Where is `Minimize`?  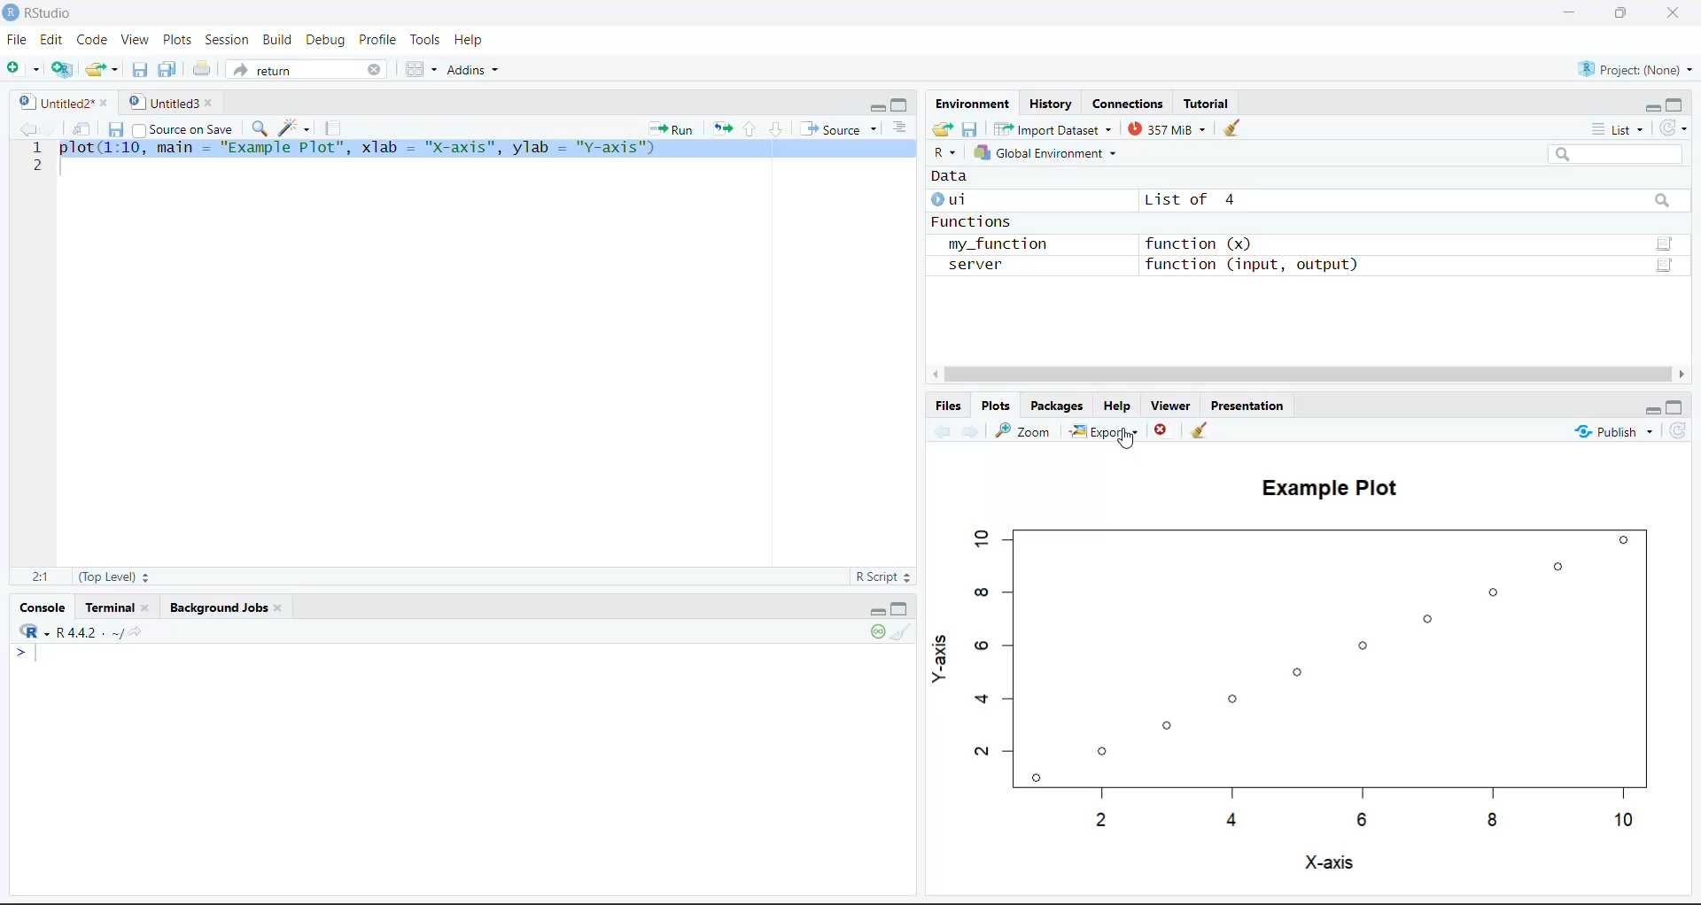
Minimize is located at coordinates (1570, 13).